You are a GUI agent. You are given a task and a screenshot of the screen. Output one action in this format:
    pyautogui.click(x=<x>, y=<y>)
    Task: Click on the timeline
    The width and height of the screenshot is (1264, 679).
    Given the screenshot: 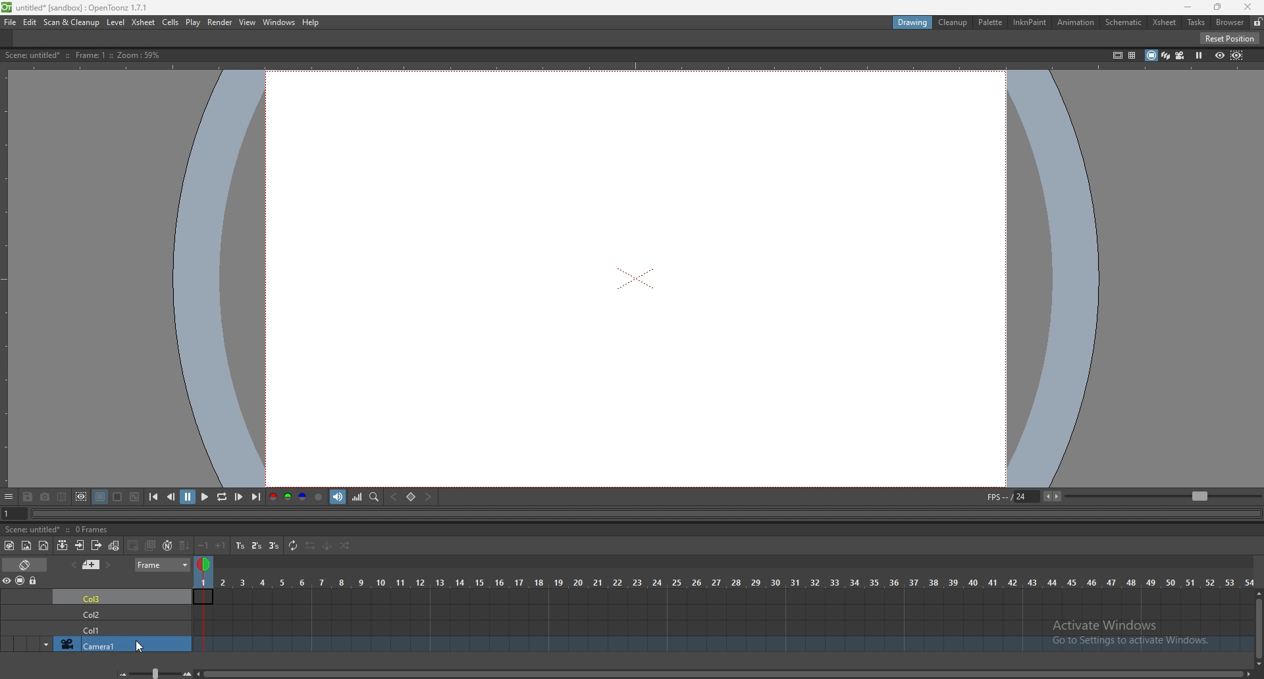 What is the action you would take?
    pyautogui.click(x=720, y=595)
    